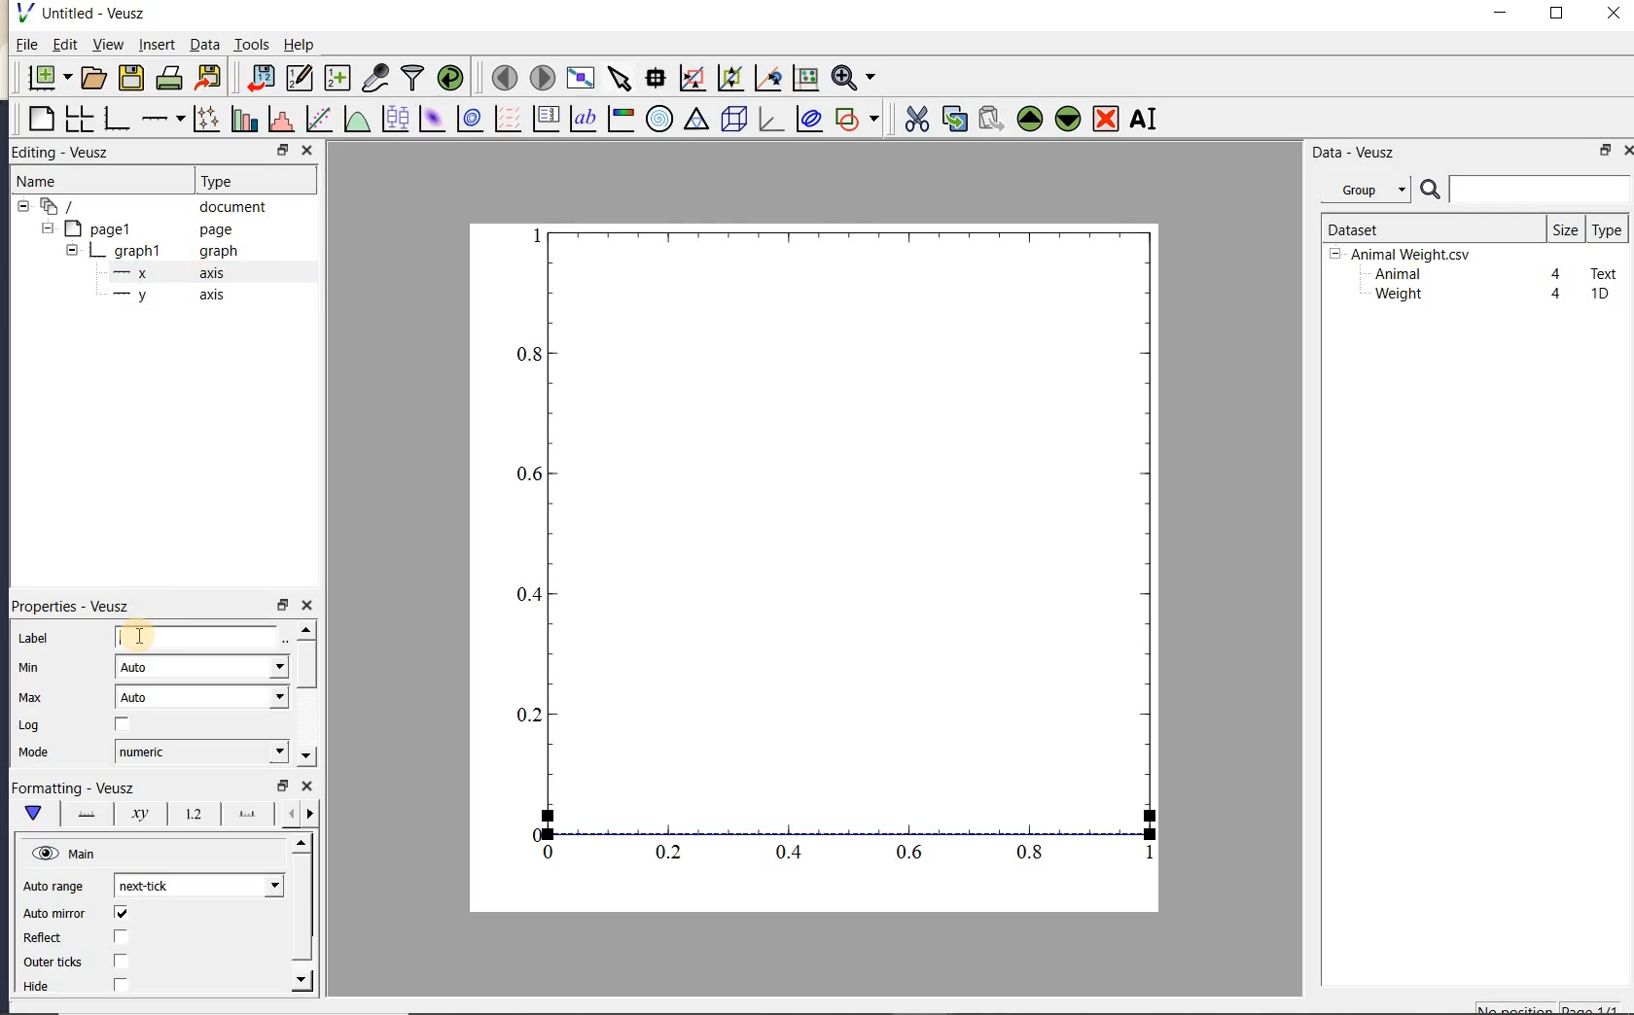 This screenshot has width=1634, height=1015. What do you see at coordinates (768, 119) in the screenshot?
I see `3d graph` at bounding box center [768, 119].